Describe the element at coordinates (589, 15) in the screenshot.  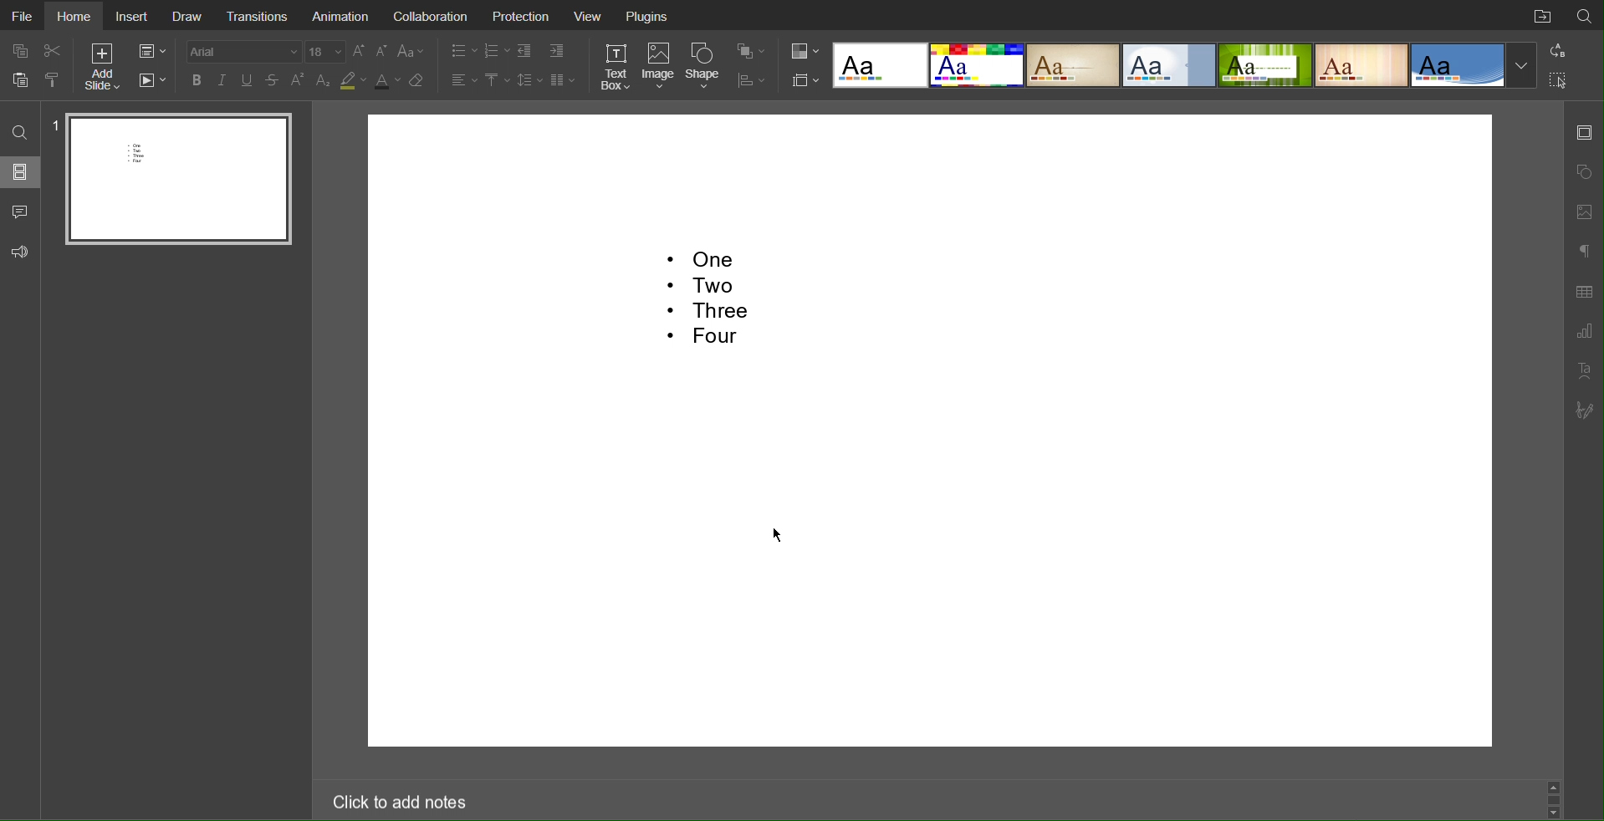
I see `View` at that location.